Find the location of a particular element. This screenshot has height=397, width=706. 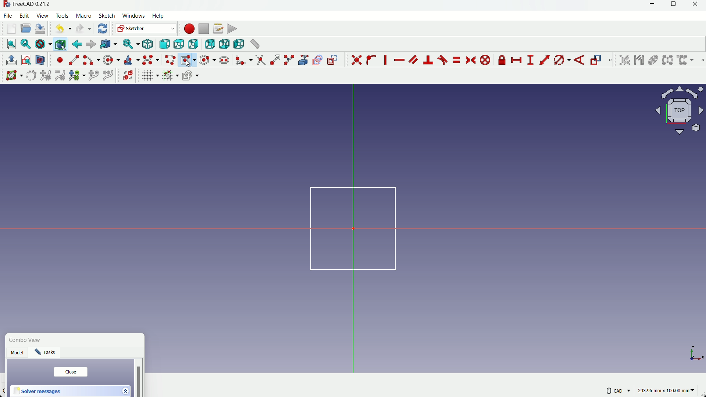

front view is located at coordinates (164, 45).